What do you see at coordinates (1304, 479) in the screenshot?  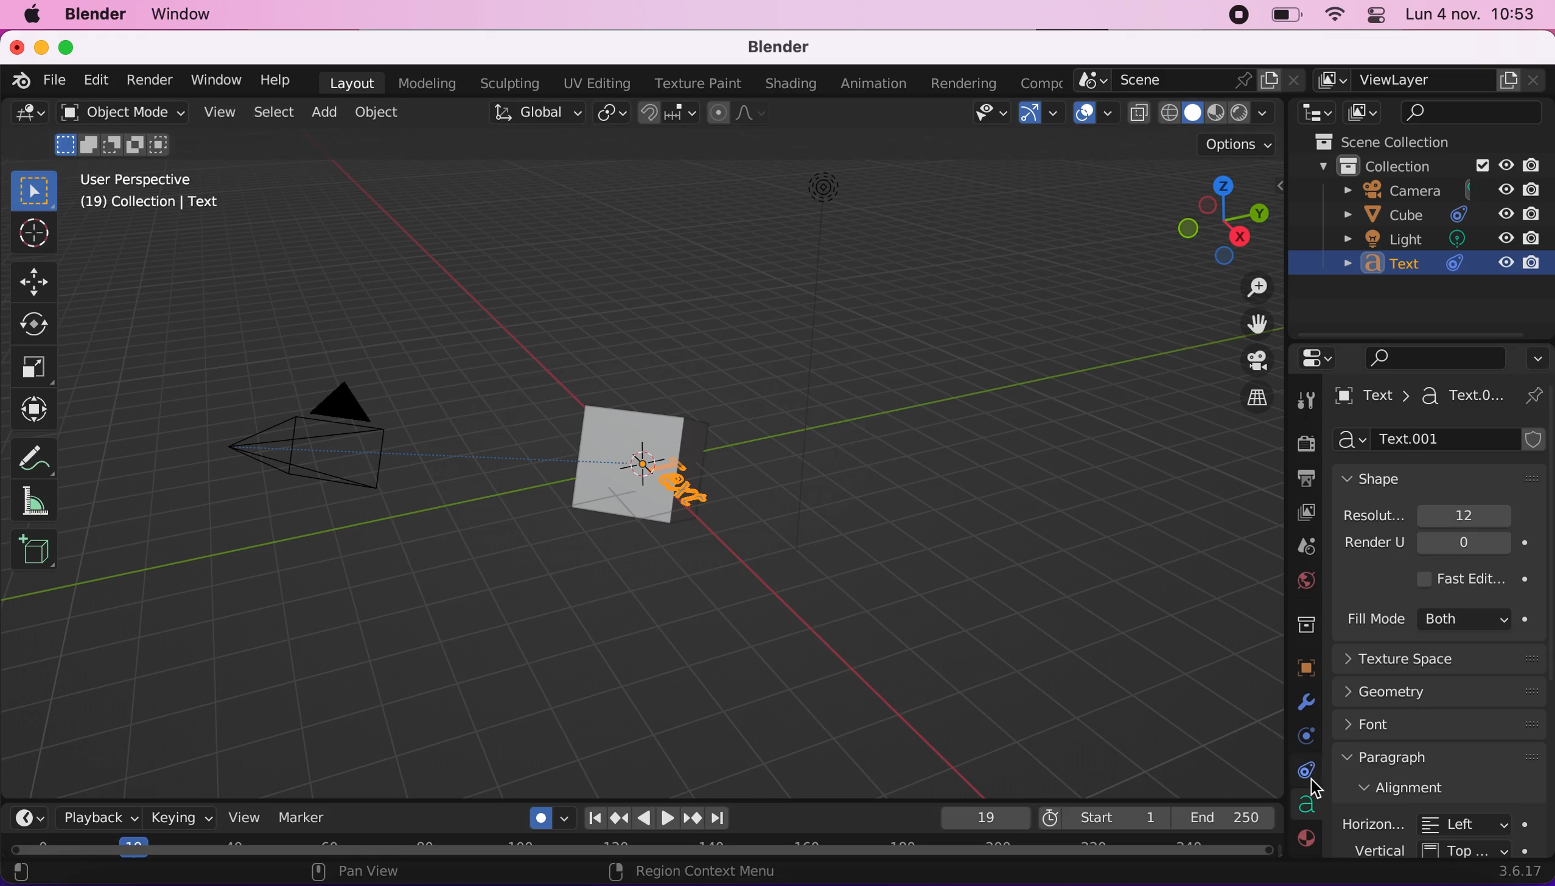 I see `output` at bounding box center [1304, 479].